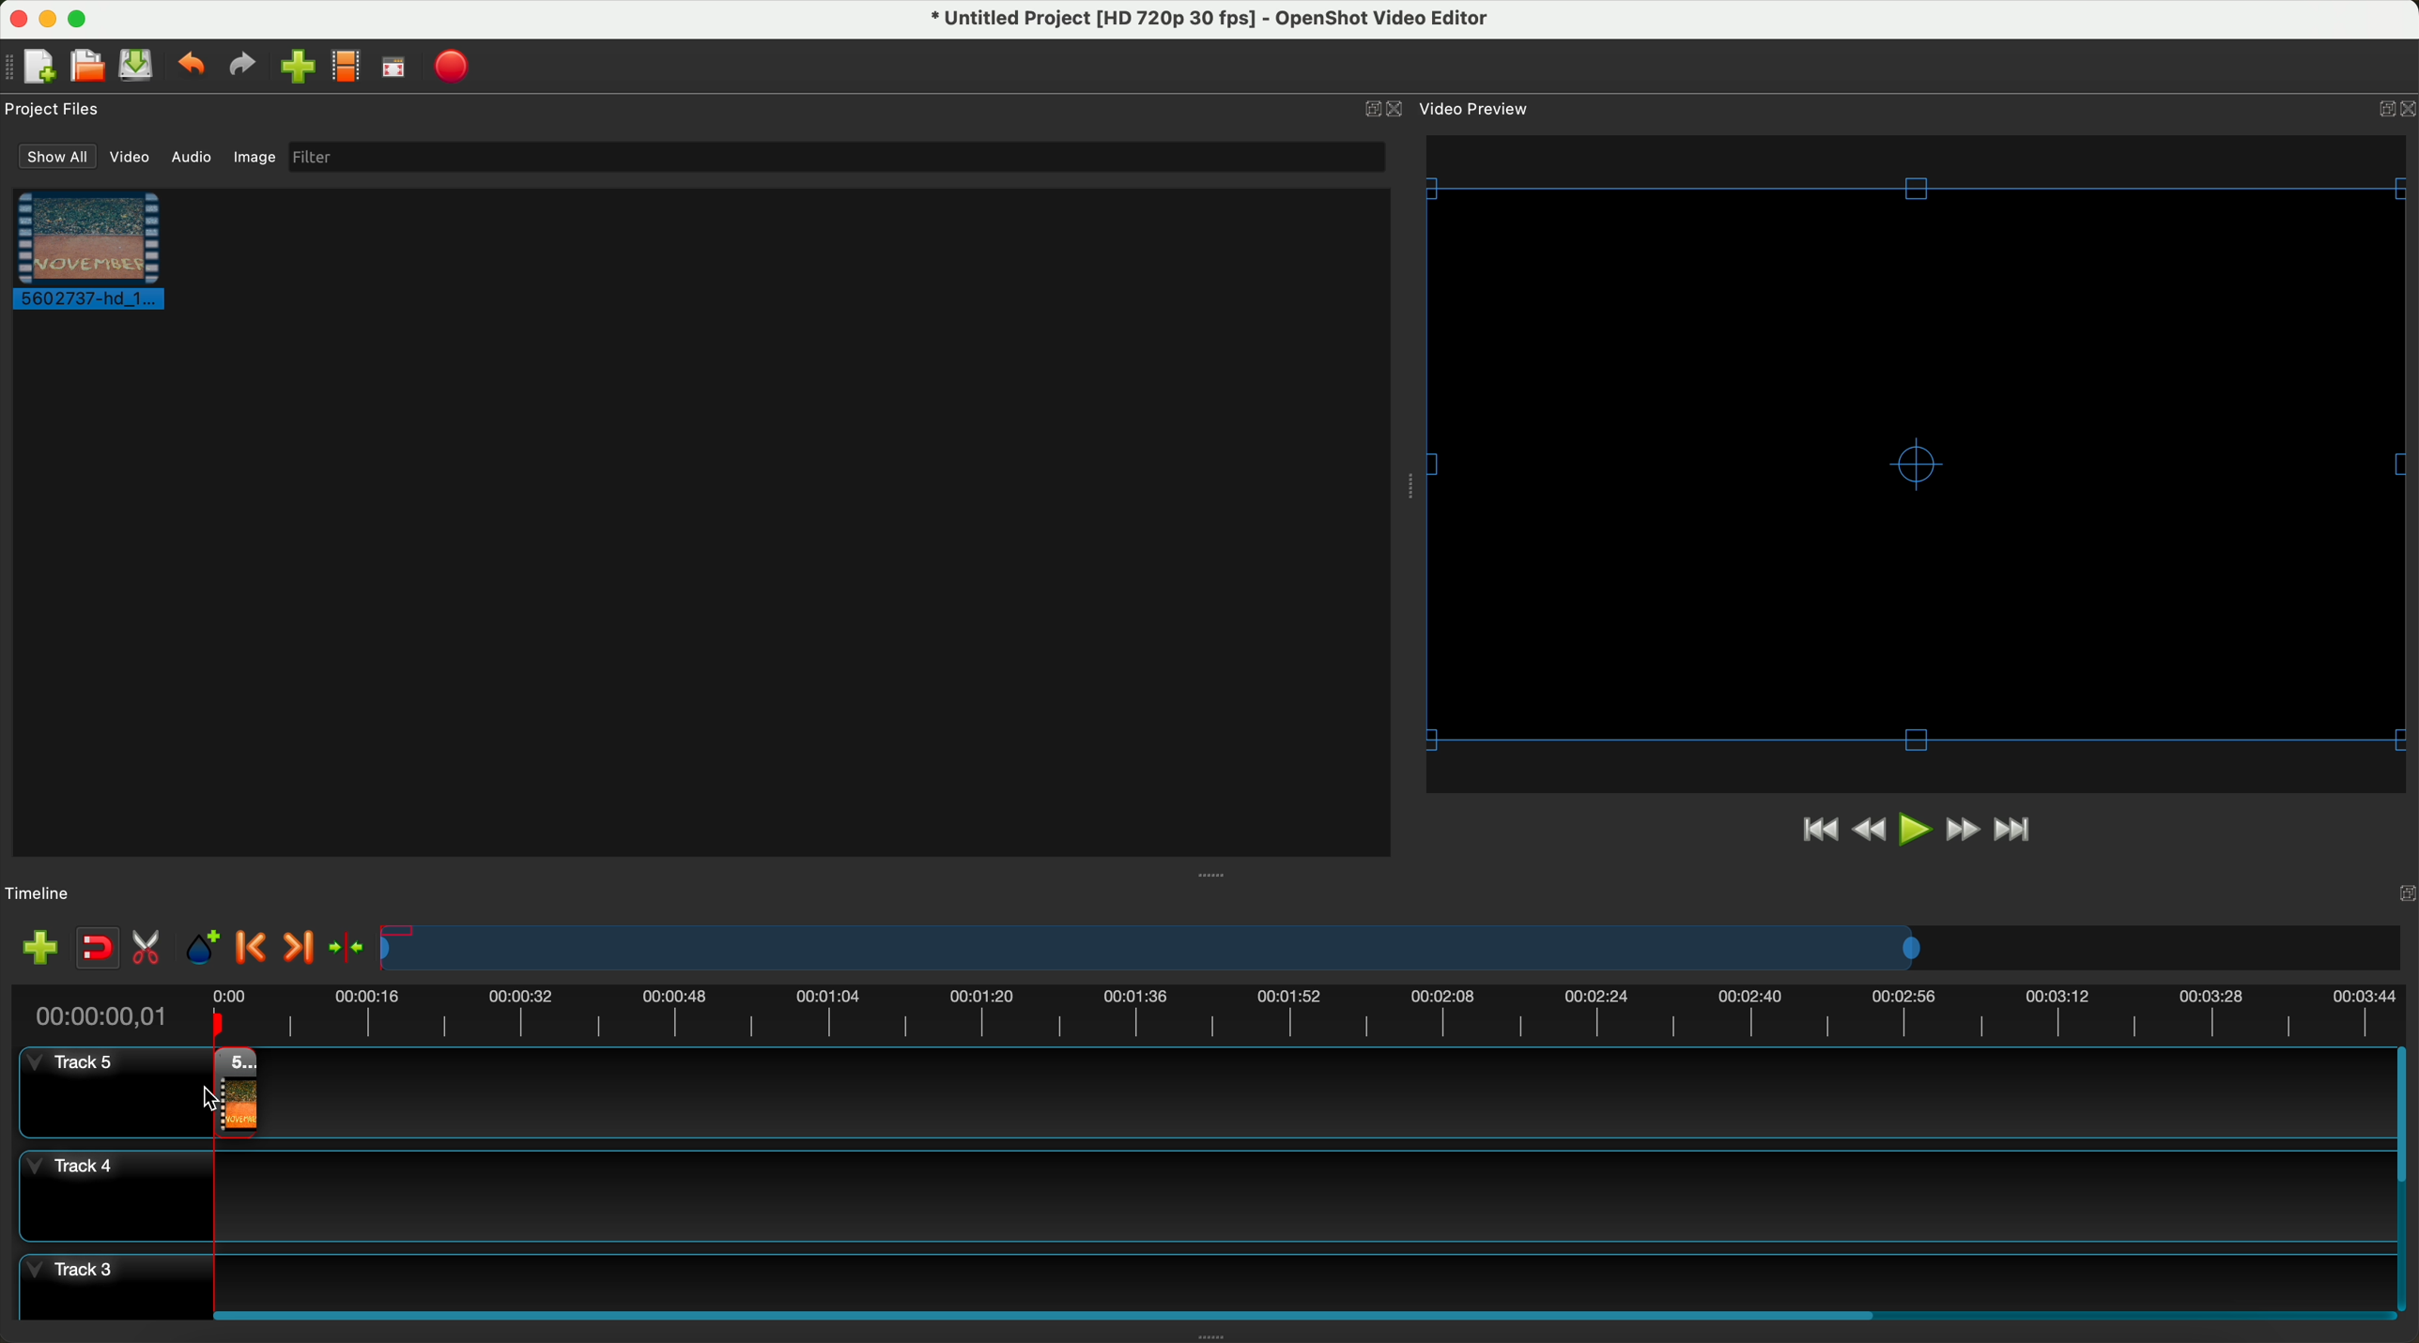 Image resolution: width=2419 pixels, height=1343 pixels. I want to click on choose profile, so click(345, 66).